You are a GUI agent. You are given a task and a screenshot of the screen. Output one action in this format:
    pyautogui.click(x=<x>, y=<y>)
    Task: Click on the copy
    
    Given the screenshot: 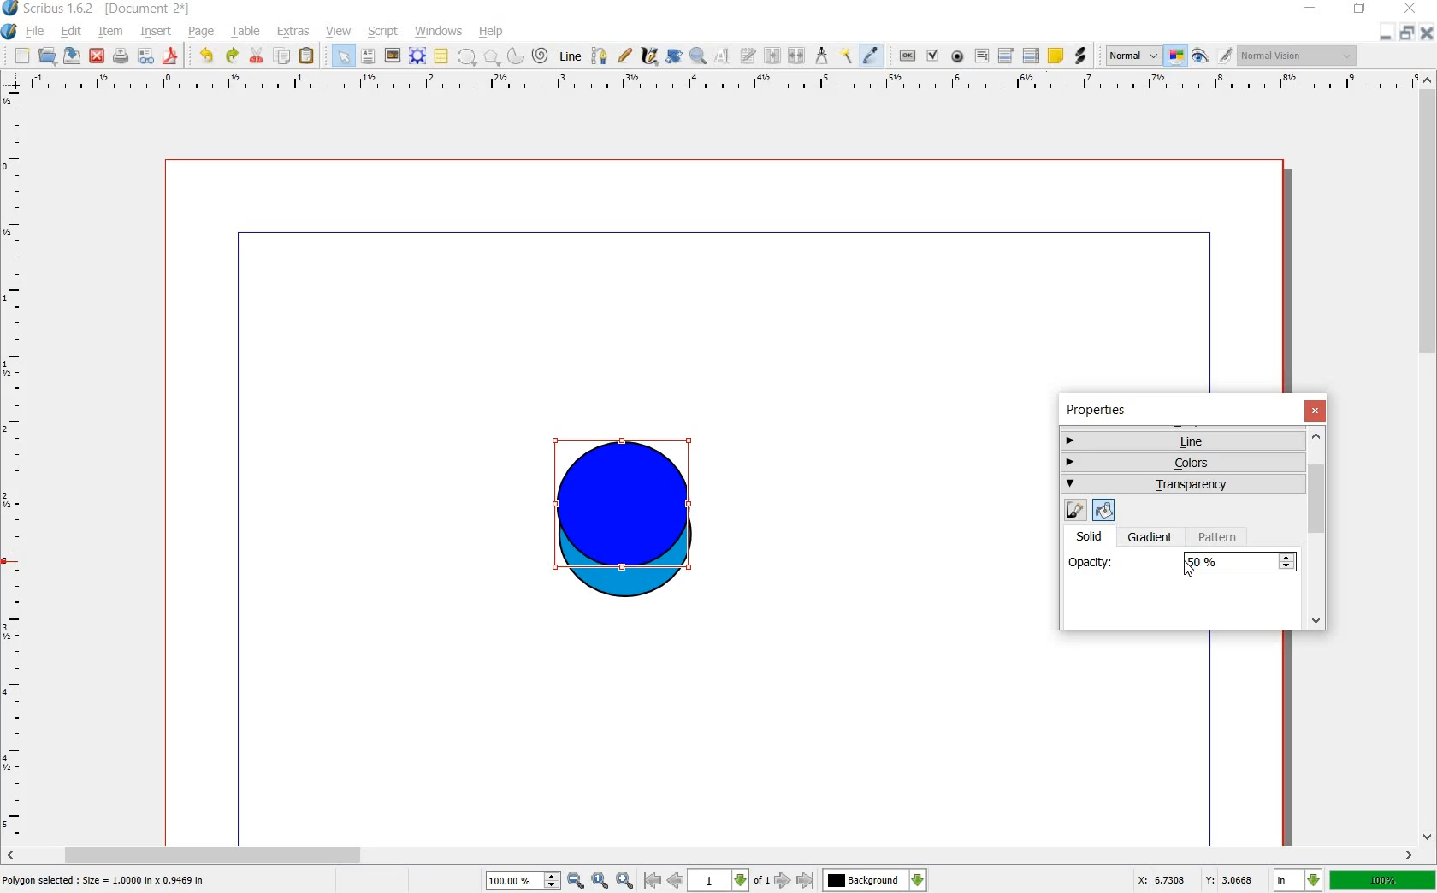 What is the action you would take?
    pyautogui.click(x=284, y=56)
    